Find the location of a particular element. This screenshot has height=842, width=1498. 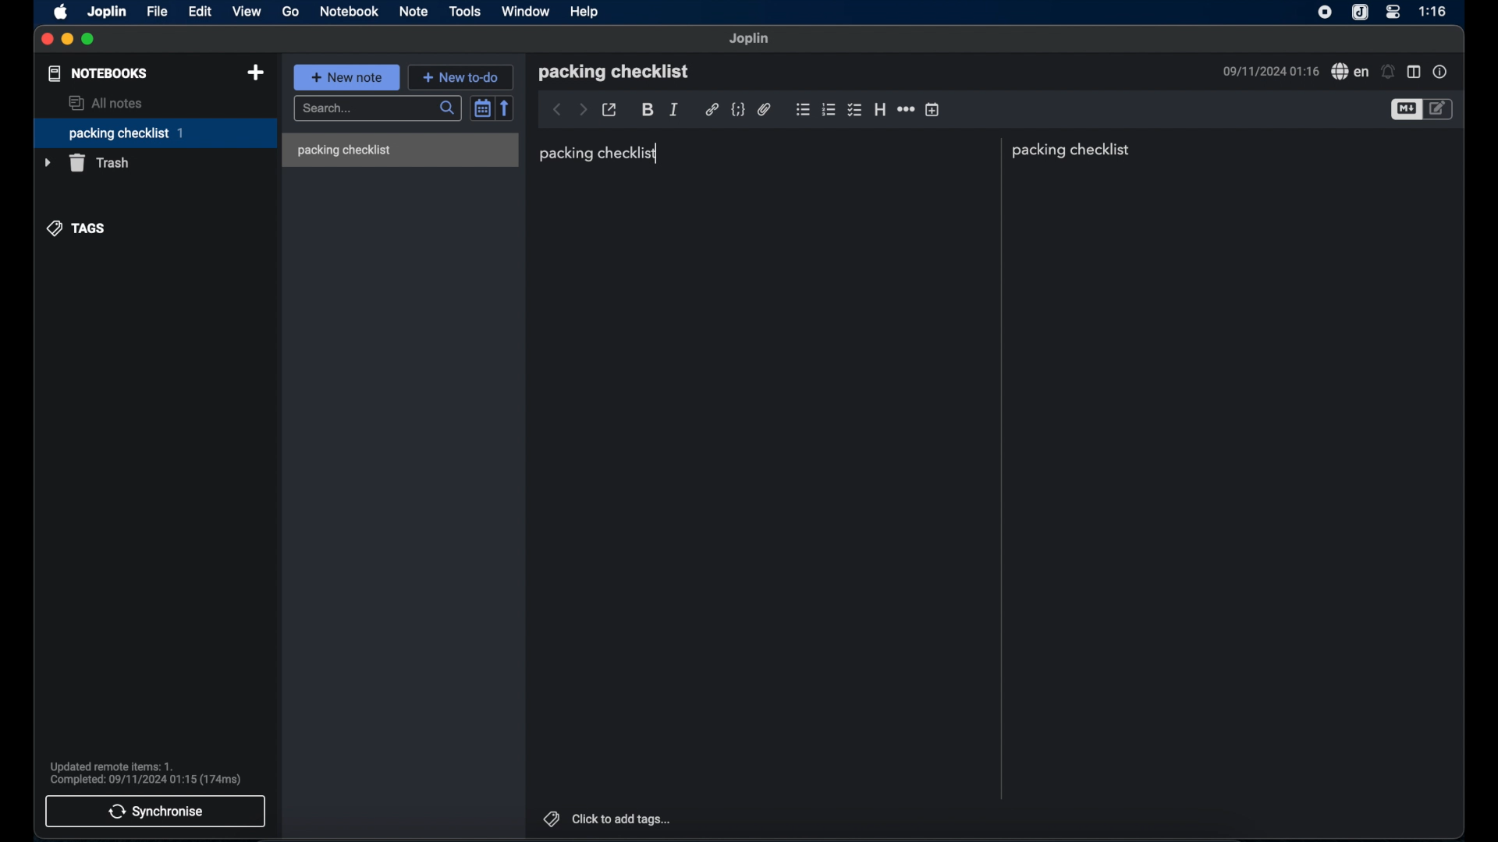

toggle editor is located at coordinates (1405, 110).